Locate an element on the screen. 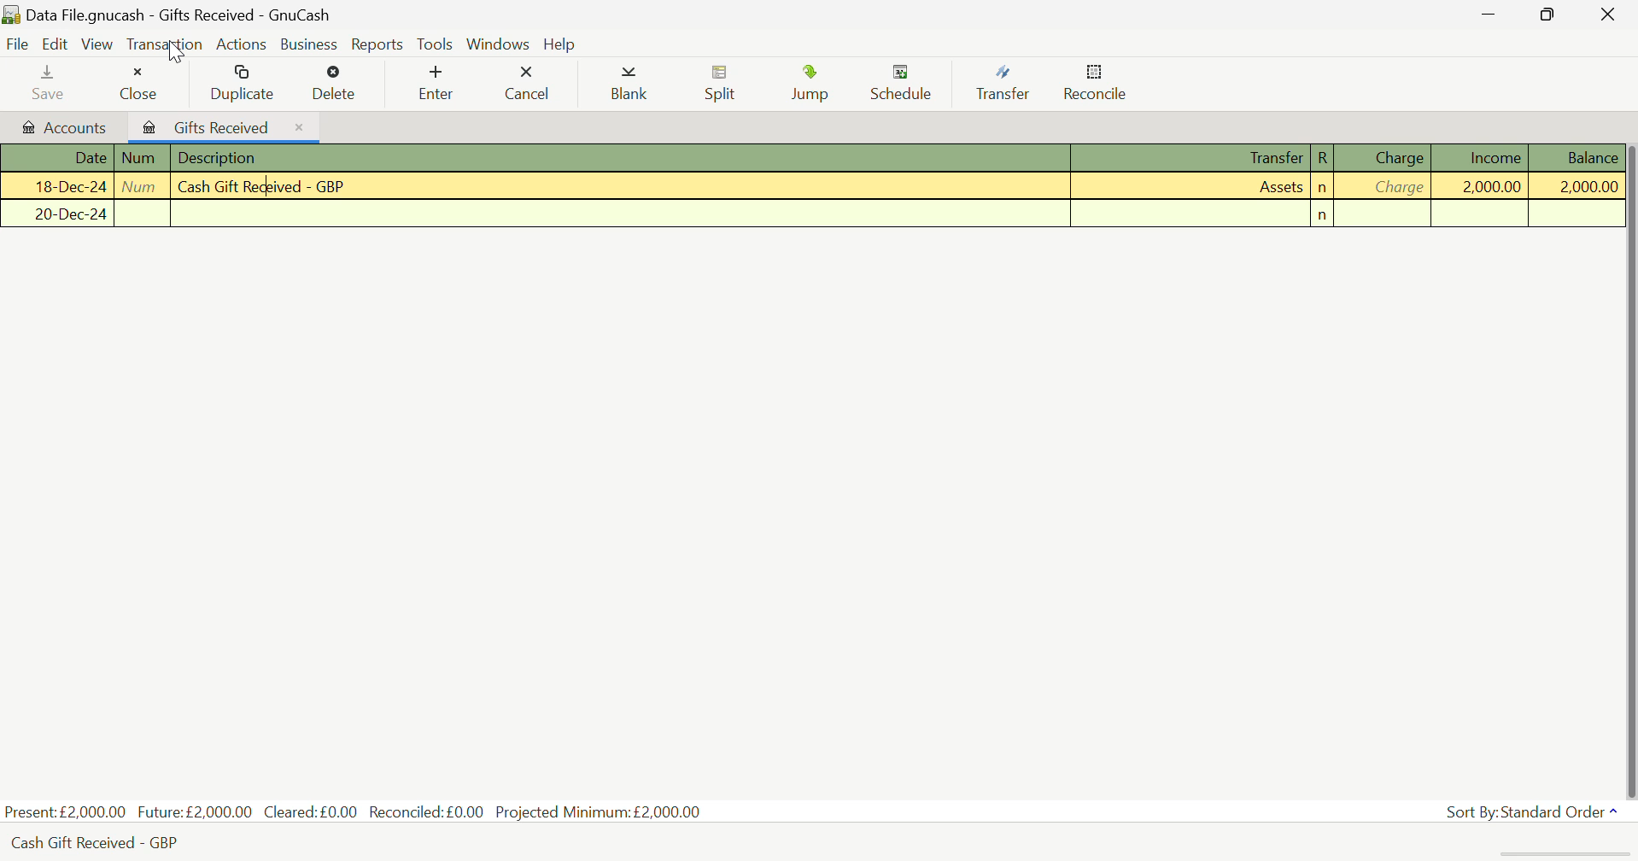  Future is located at coordinates (196, 811).